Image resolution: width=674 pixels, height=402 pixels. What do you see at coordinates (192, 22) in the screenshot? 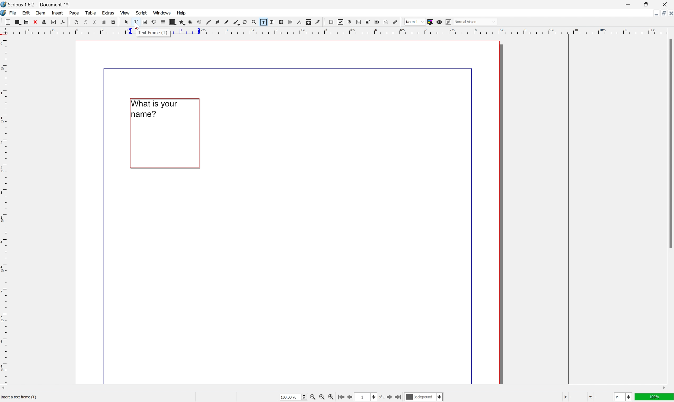
I see `spiral` at bounding box center [192, 22].